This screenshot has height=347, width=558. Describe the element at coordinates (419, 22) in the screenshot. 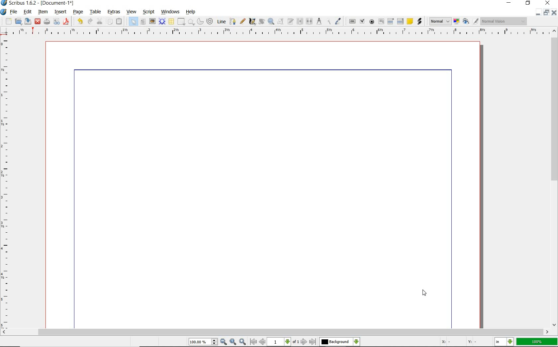

I see `link annotation` at that location.